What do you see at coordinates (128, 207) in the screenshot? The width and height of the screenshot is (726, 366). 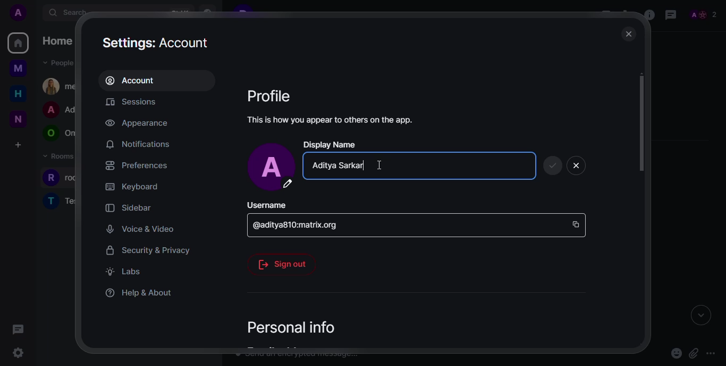 I see `sidebar` at bounding box center [128, 207].